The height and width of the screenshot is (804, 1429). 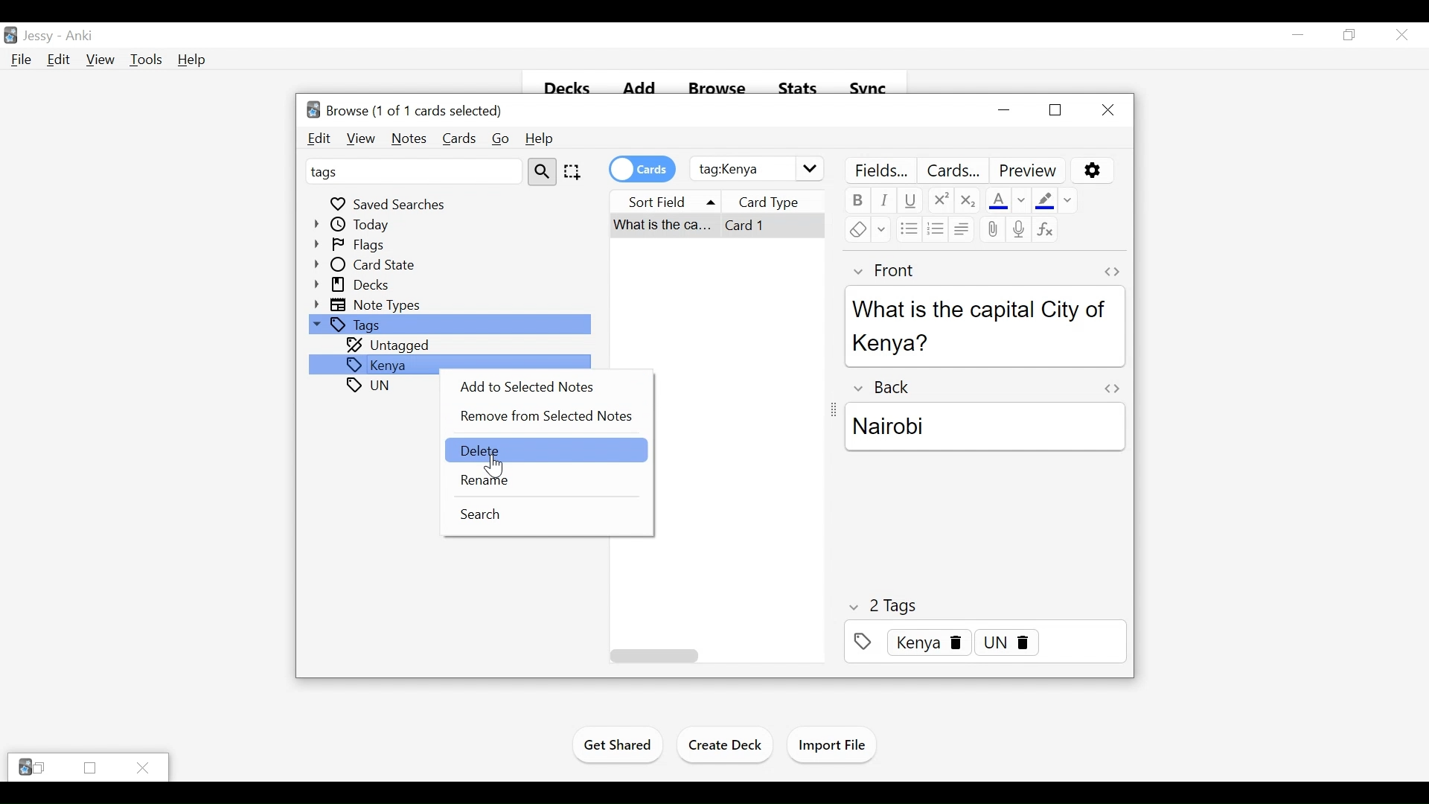 I want to click on Search, so click(x=484, y=514).